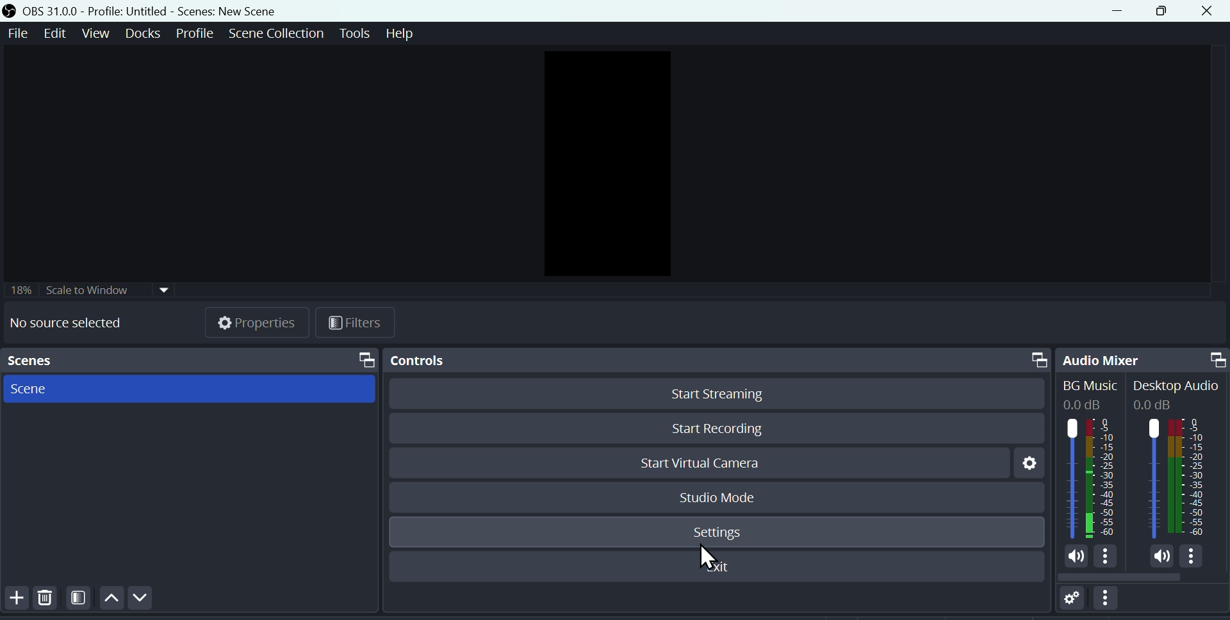 The image size is (1230, 620). I want to click on Properties, so click(257, 325).